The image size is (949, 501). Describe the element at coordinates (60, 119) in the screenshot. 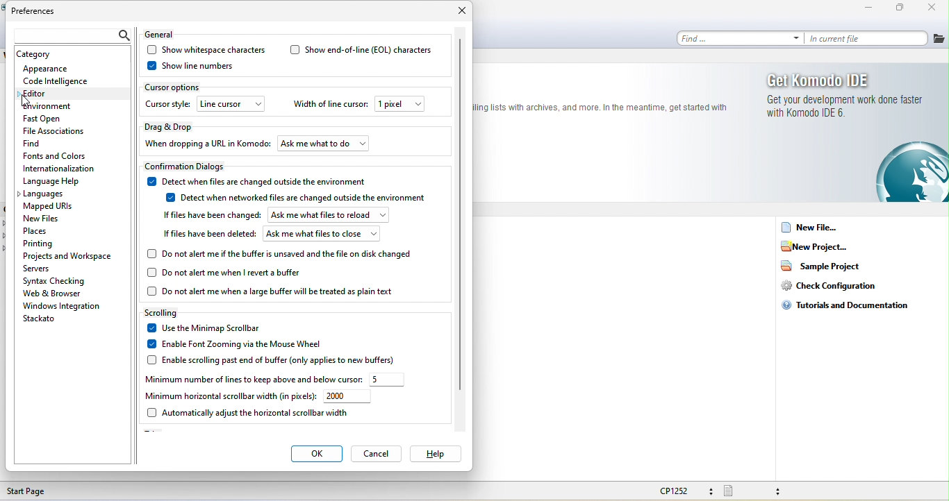

I see `fast open` at that location.